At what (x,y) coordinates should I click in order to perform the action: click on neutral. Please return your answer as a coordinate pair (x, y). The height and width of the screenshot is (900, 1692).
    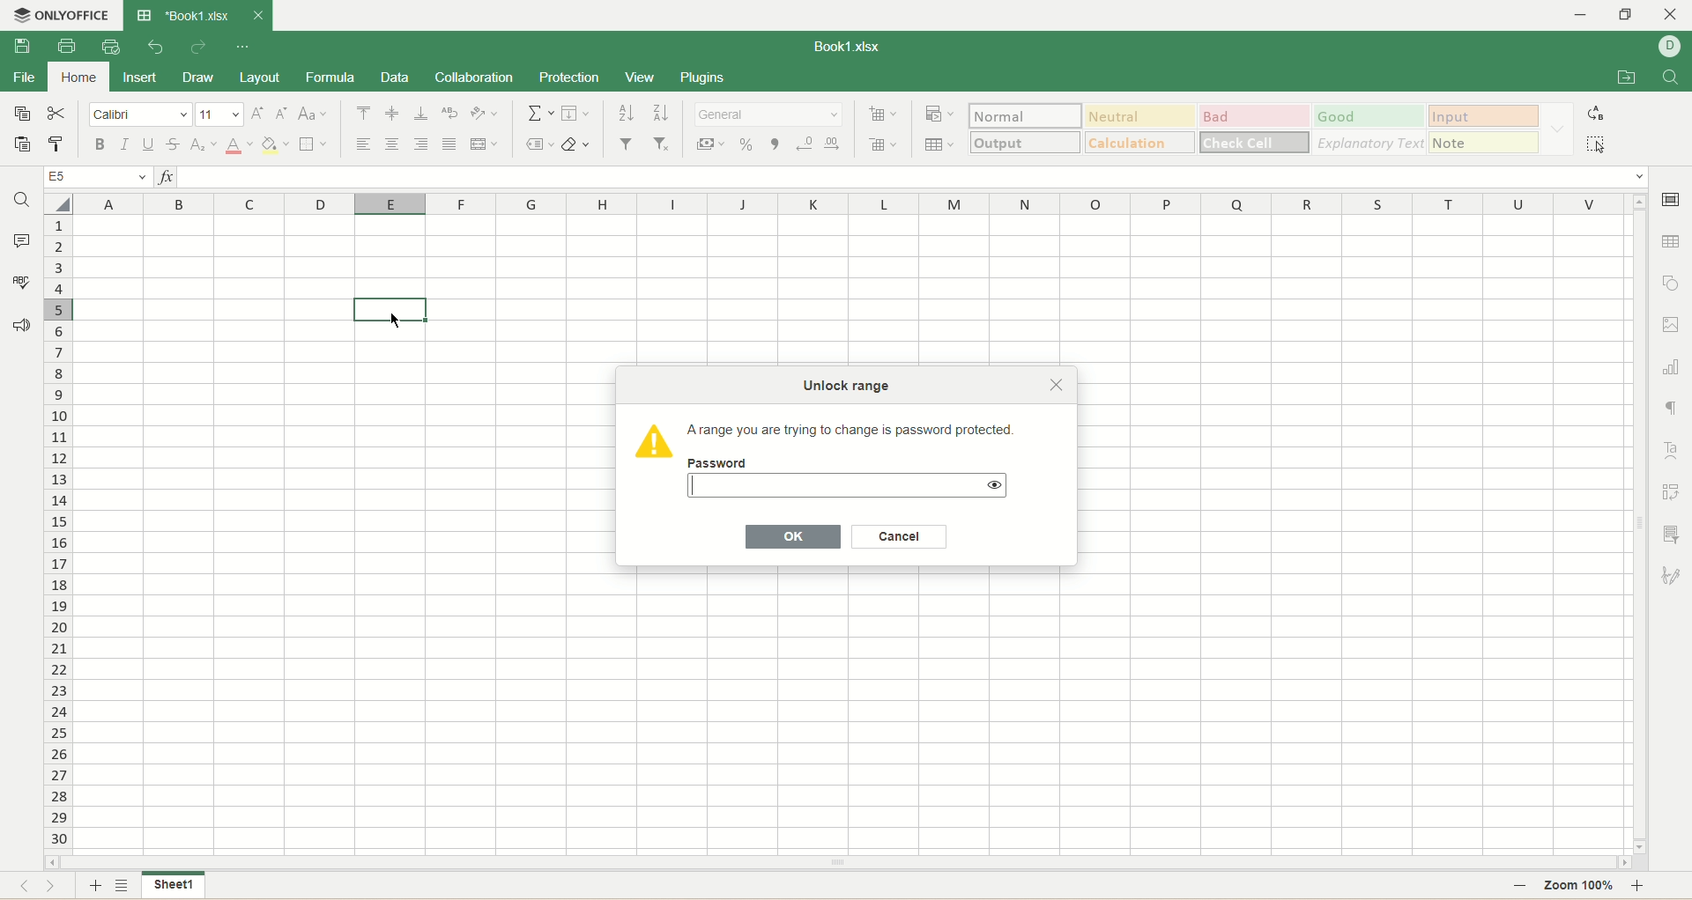
    Looking at the image, I should click on (1141, 117).